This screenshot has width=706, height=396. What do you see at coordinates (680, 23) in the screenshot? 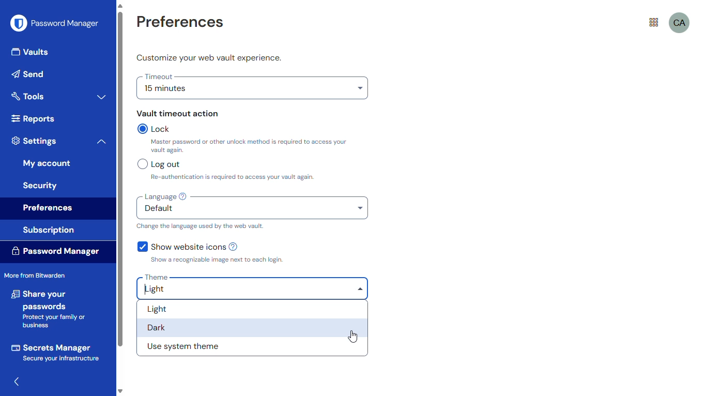
I see `CA` at bounding box center [680, 23].